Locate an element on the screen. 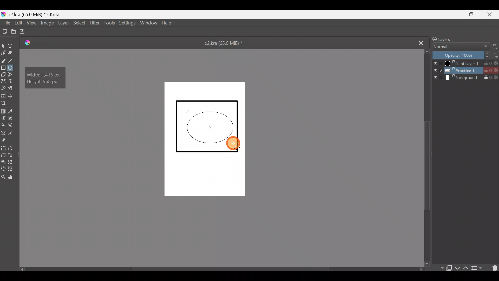 This screenshot has width=499, height=281. x2.kra (65.0 MiB) * - Krita is located at coordinates (37, 14).